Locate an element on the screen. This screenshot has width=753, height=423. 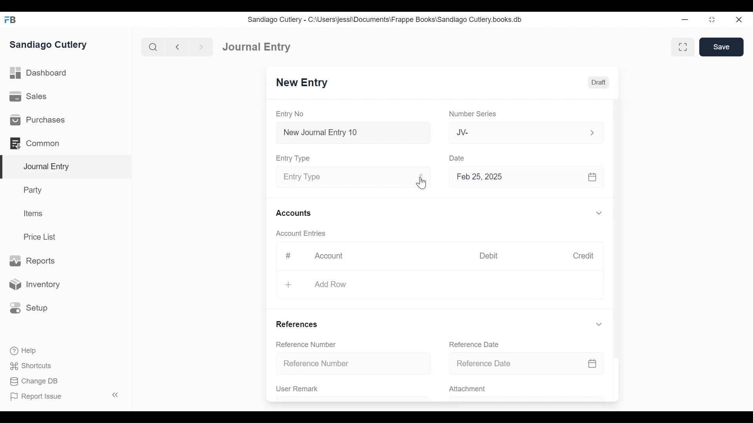
Debit is located at coordinates (492, 256).